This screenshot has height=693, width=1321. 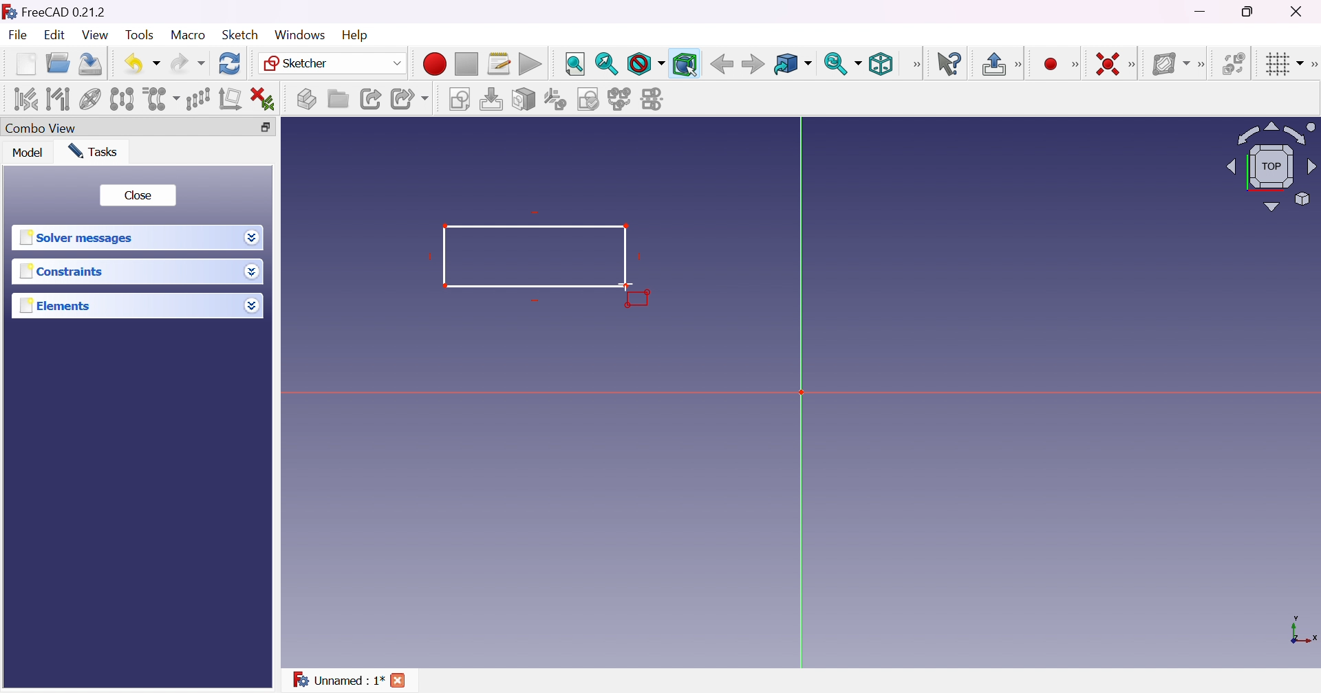 I want to click on Validate sketch..., so click(x=588, y=100).